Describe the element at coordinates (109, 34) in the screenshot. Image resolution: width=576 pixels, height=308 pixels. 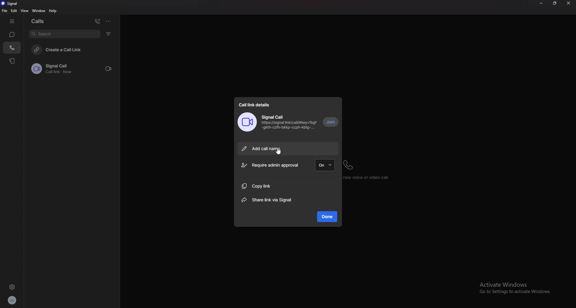
I see `filter` at that location.